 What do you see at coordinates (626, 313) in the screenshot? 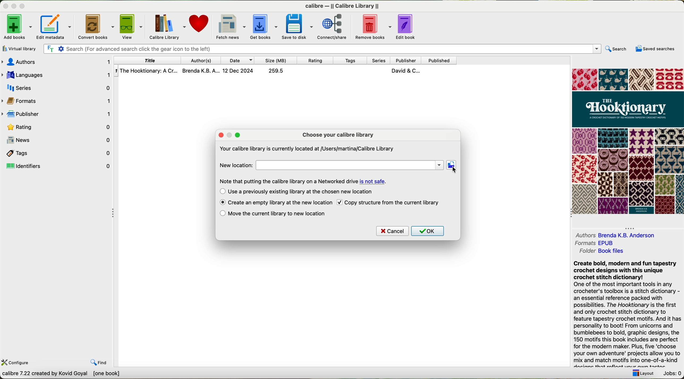
I see `Create bold, modern and fun tapestrycrochet designs with this uniquecrochet stitch dictionary!One of the most important tools in anycrocheter's toolbox is a stitch dictionary -an essential reference packed withpossibilities. The Hooktionary is the firstand only crochet stitch dictionary tofeature tapestry crochet motifs. And it haspersonality to boot! From unicorns andbumblebees to bold, graphic designs, the150 motifs this book includes are perfectfor the modern maker. Plus, five ‘chooseyour own adventure' projects allow you tomix and match motifs into one-of-a-kind` at bounding box center [626, 313].